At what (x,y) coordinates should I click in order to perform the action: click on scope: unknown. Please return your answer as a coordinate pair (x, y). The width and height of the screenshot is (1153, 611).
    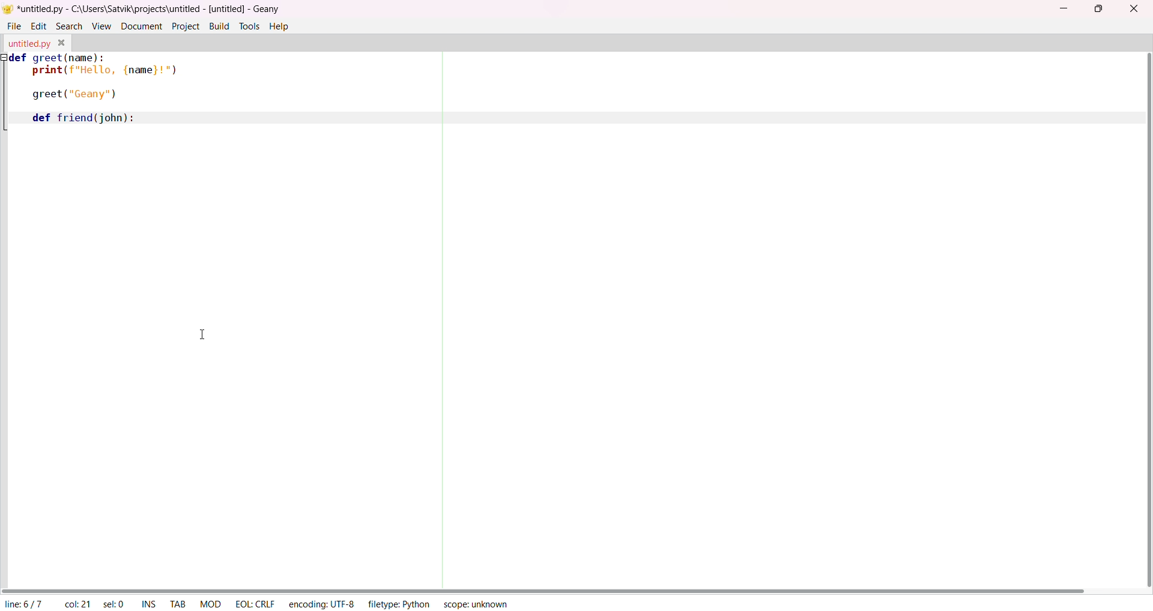
    Looking at the image, I should click on (481, 604).